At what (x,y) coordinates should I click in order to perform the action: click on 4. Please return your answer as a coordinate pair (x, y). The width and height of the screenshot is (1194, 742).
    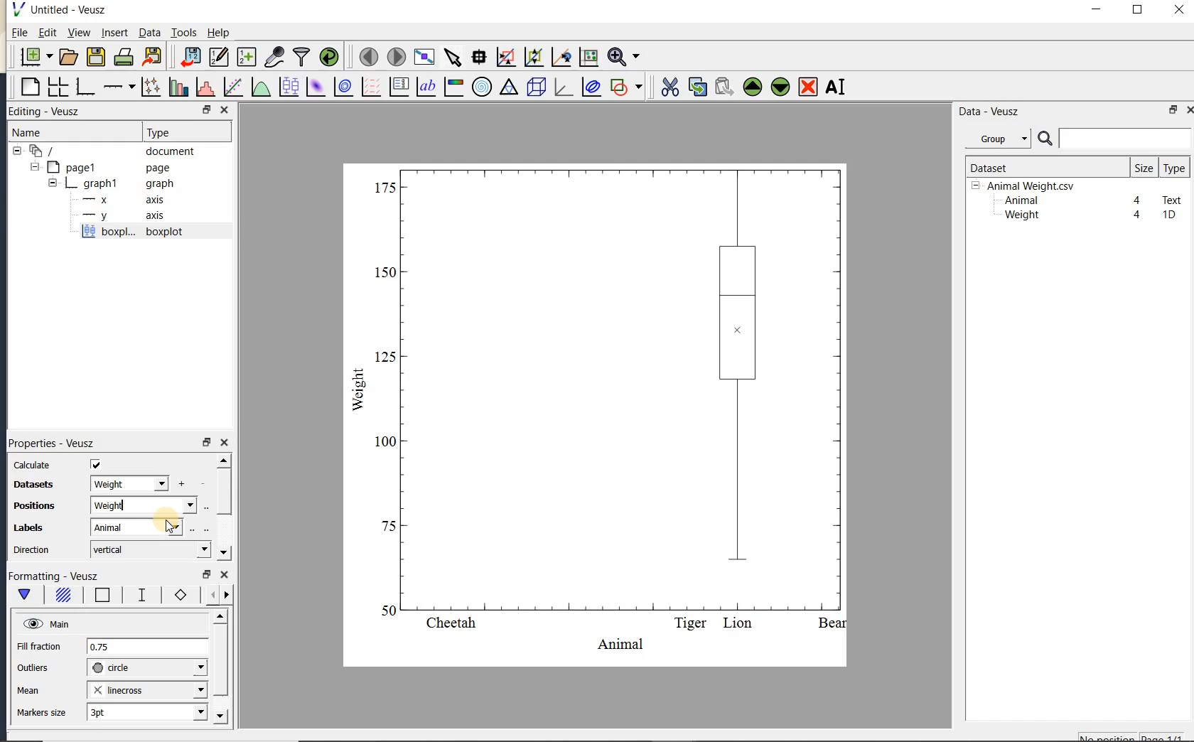
    Looking at the image, I should click on (1138, 215).